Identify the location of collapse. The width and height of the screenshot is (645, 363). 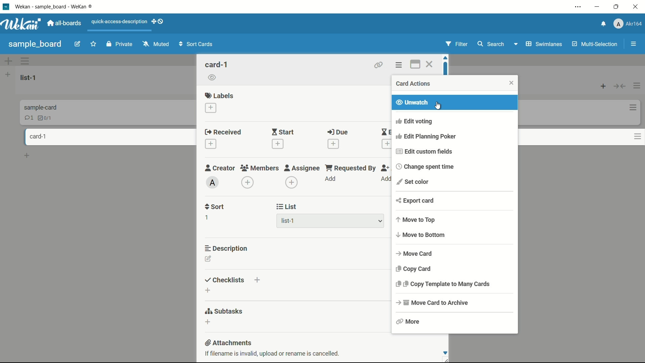
(619, 84).